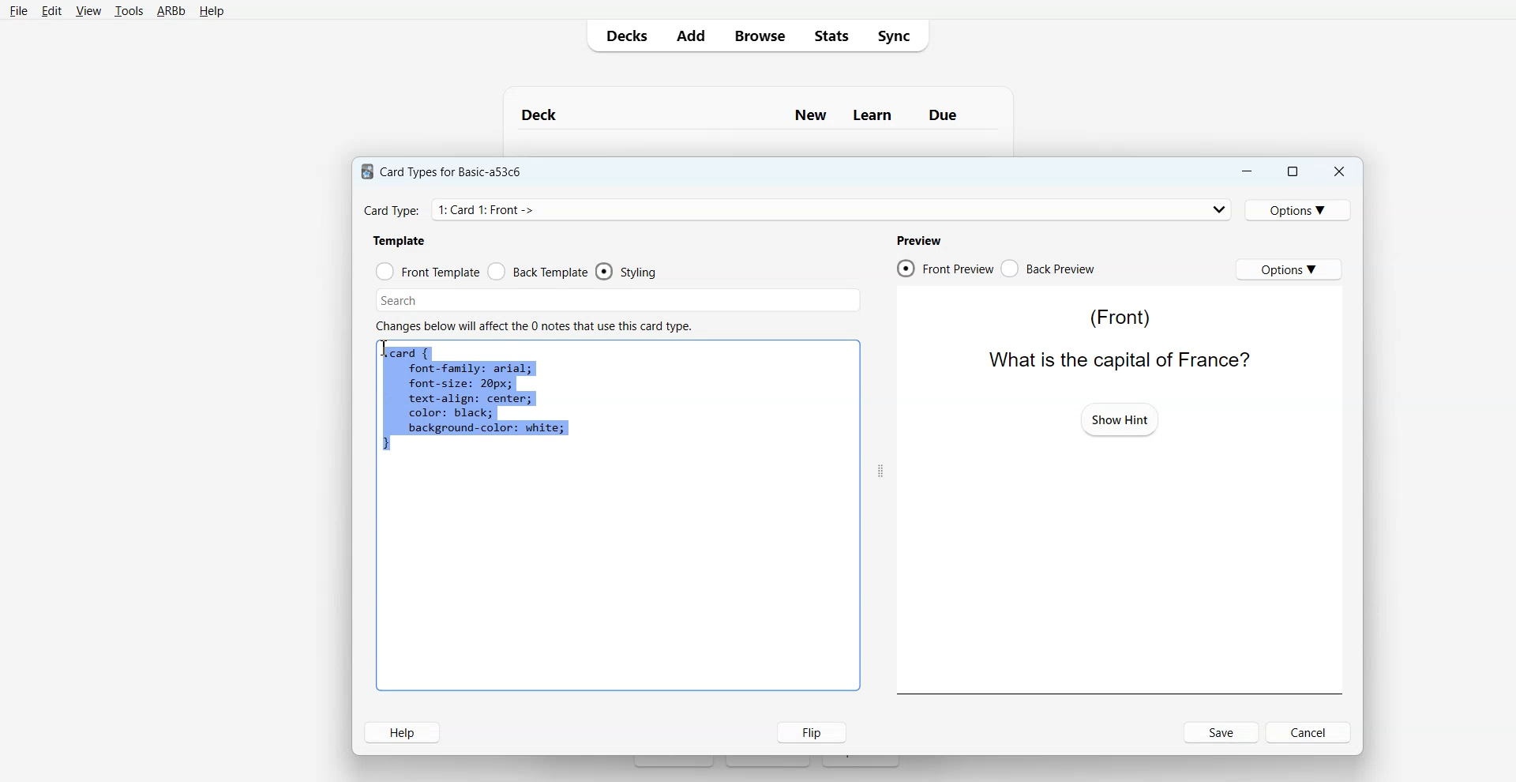  Describe the element at coordinates (628, 272) in the screenshot. I see `Styling` at that location.